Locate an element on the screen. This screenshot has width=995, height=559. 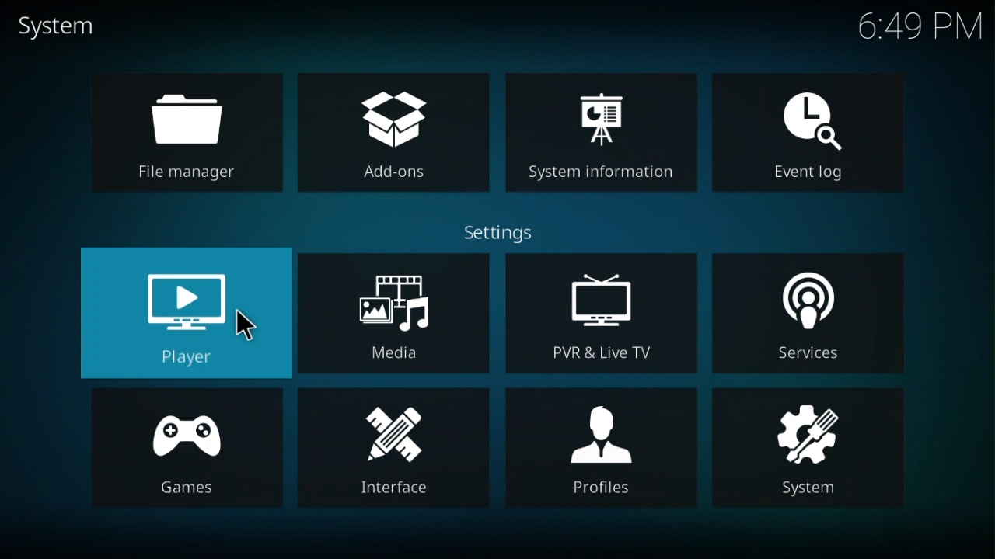
Interface is located at coordinates (388, 450).